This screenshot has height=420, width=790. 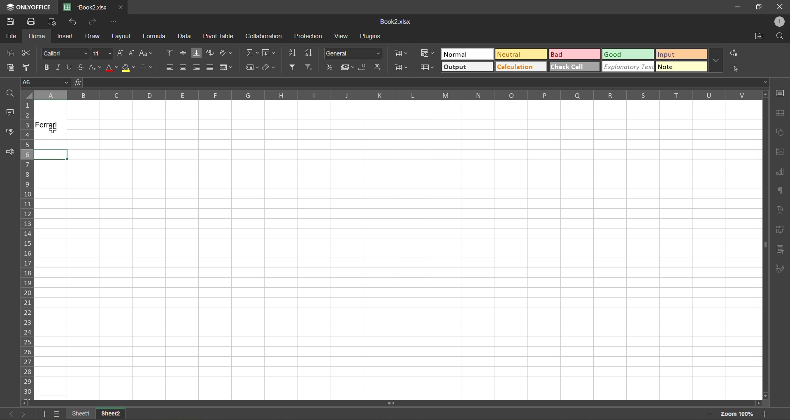 I want to click on wrap text, so click(x=212, y=53).